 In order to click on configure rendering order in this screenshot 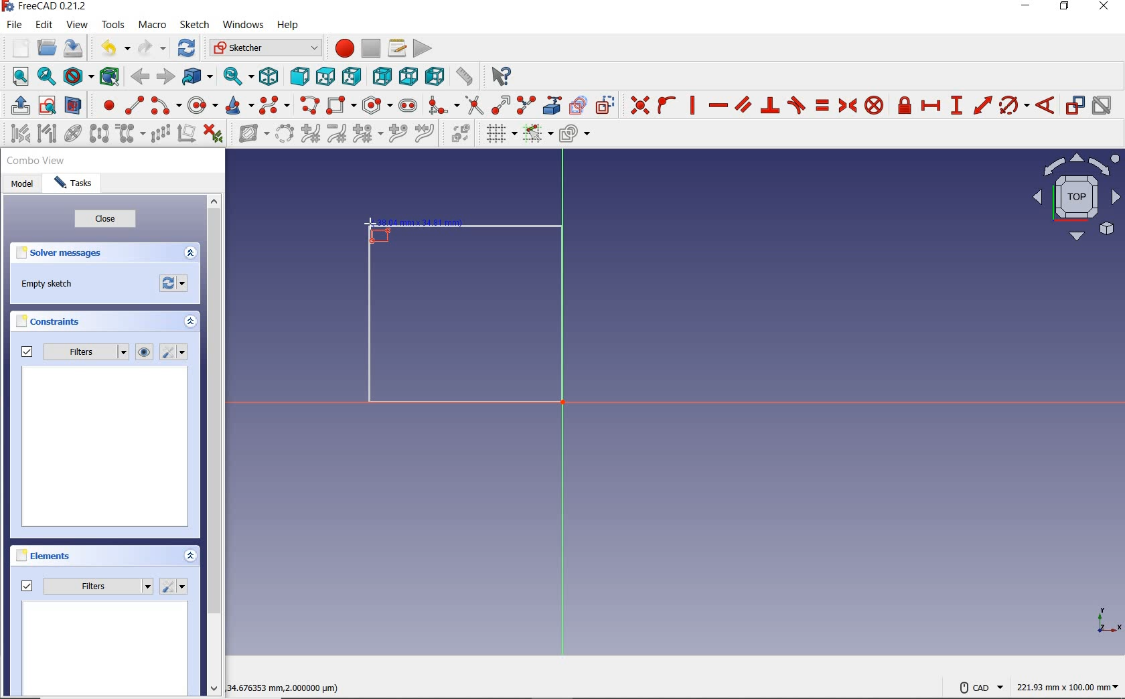, I will do `click(577, 136)`.